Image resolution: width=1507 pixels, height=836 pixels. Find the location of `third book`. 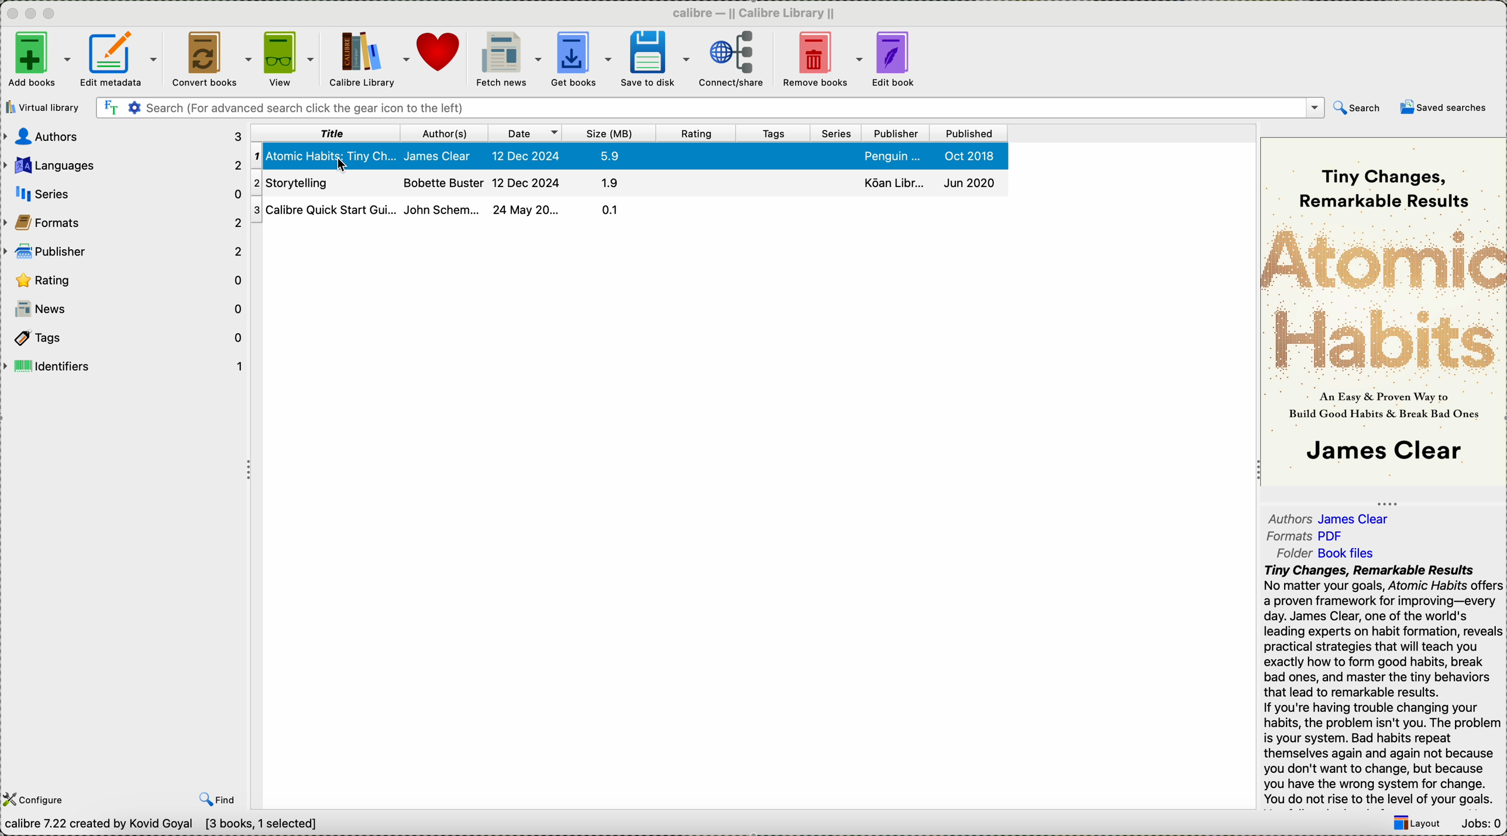

third book is located at coordinates (627, 209).